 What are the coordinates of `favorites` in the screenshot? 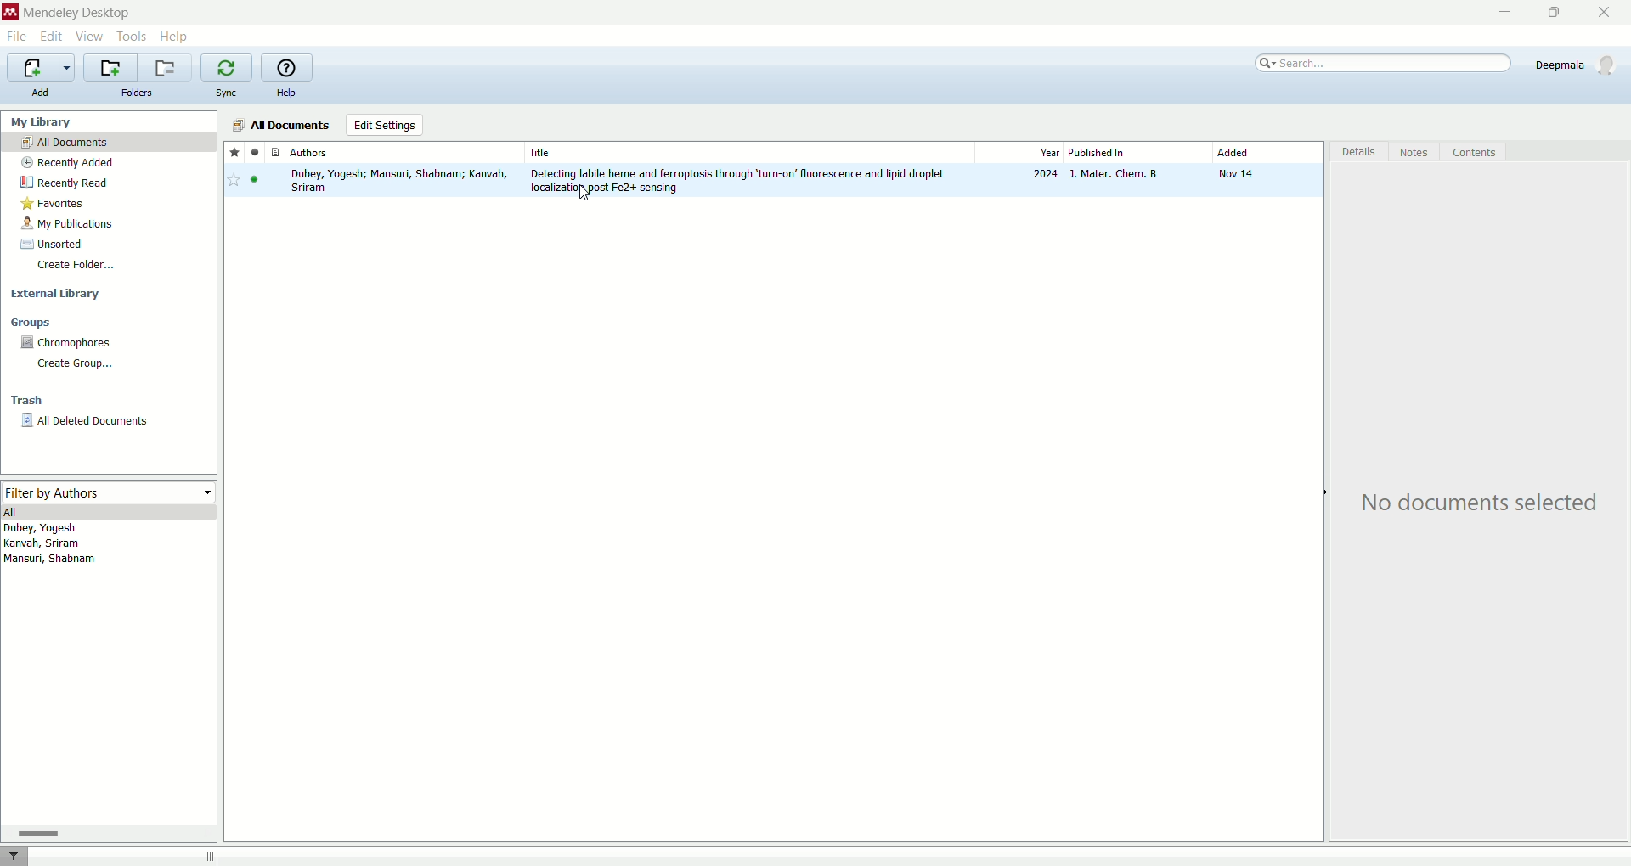 It's located at (53, 205).